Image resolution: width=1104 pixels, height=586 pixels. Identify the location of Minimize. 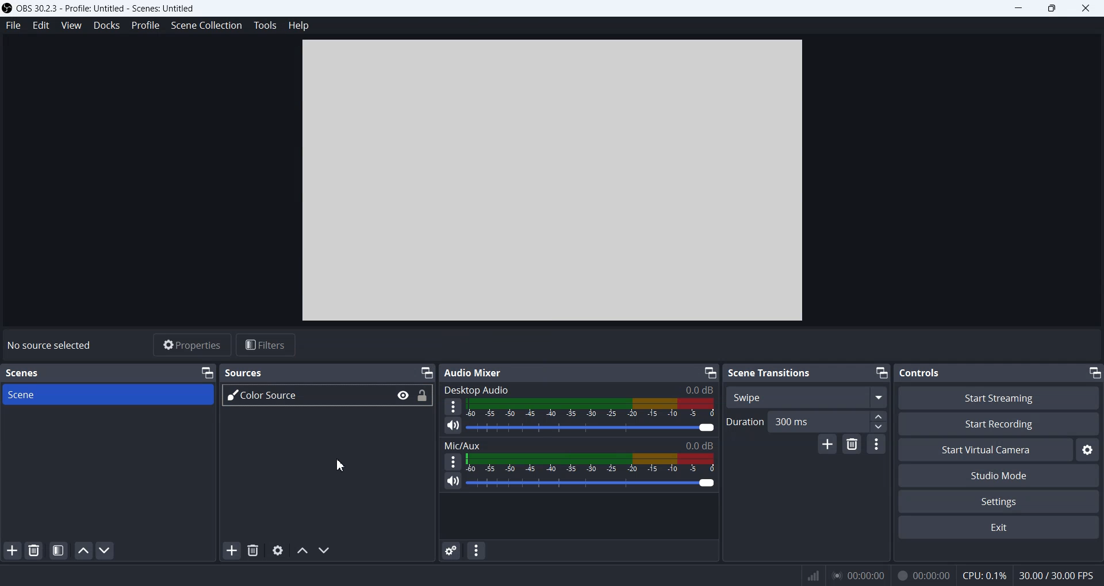
(207, 372).